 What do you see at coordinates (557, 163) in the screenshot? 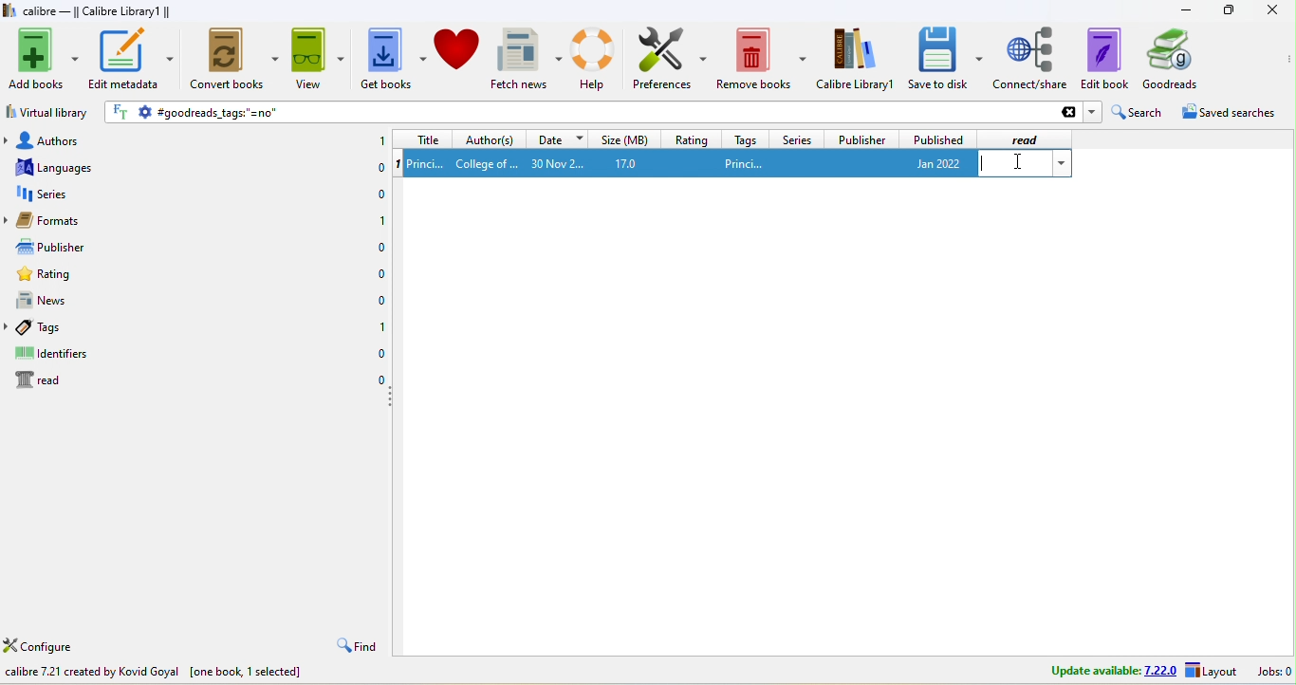
I see `30 nov 2` at bounding box center [557, 163].